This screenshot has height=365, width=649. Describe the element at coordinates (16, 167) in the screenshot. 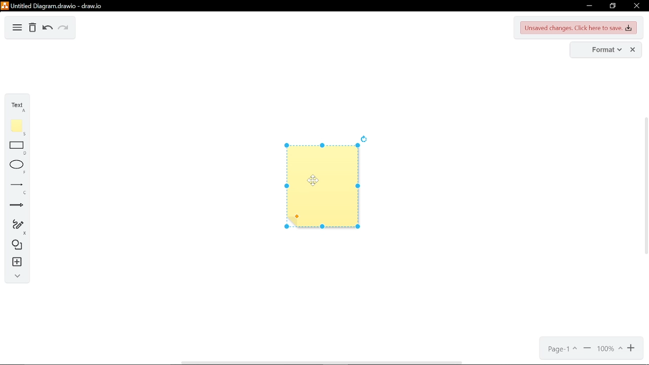

I see `ellipse` at that location.